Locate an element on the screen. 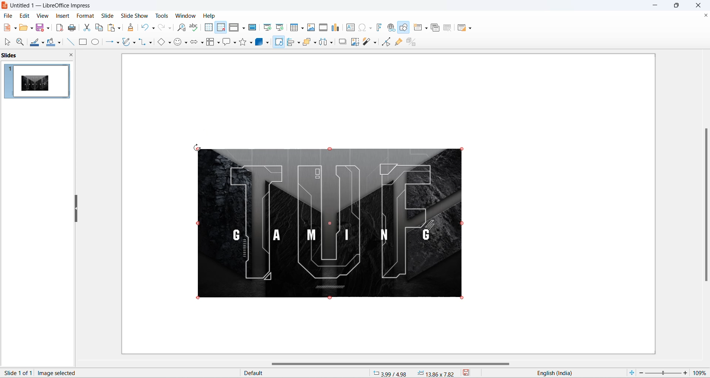  duplicate slide is located at coordinates (435, 28).